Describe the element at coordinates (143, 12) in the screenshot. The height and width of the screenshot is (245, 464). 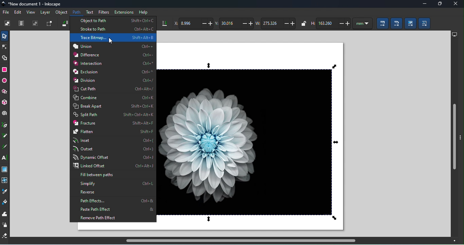
I see `Help` at that location.